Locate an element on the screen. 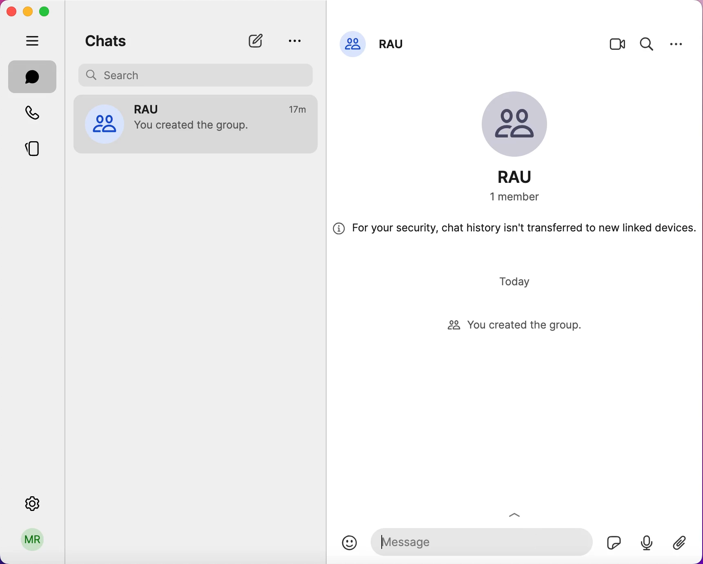 The height and width of the screenshot is (564, 703). attach is located at coordinates (683, 544).